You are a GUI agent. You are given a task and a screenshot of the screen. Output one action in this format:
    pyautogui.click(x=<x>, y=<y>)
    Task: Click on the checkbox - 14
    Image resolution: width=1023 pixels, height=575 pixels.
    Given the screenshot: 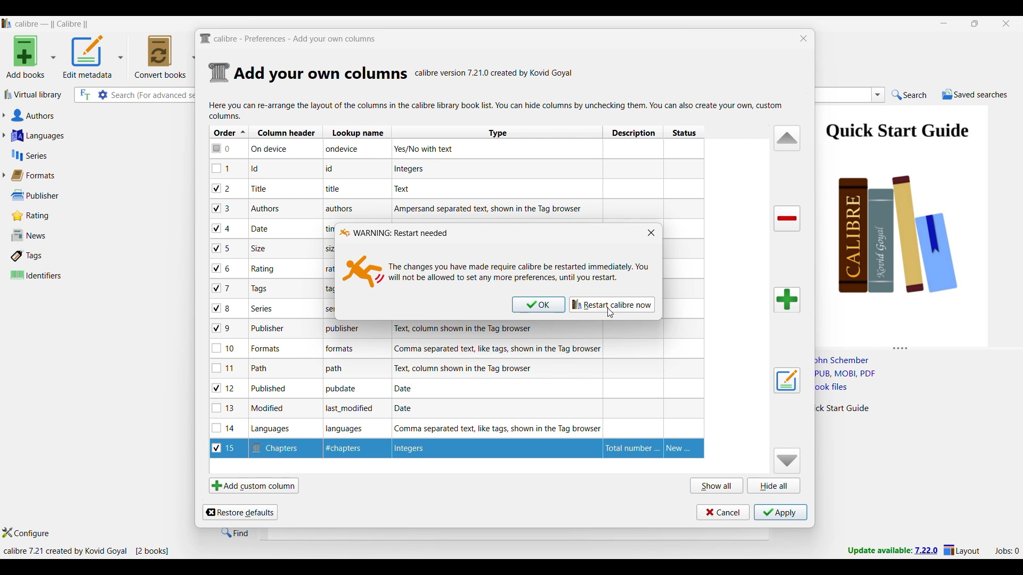 What is the action you would take?
    pyautogui.click(x=224, y=428)
    